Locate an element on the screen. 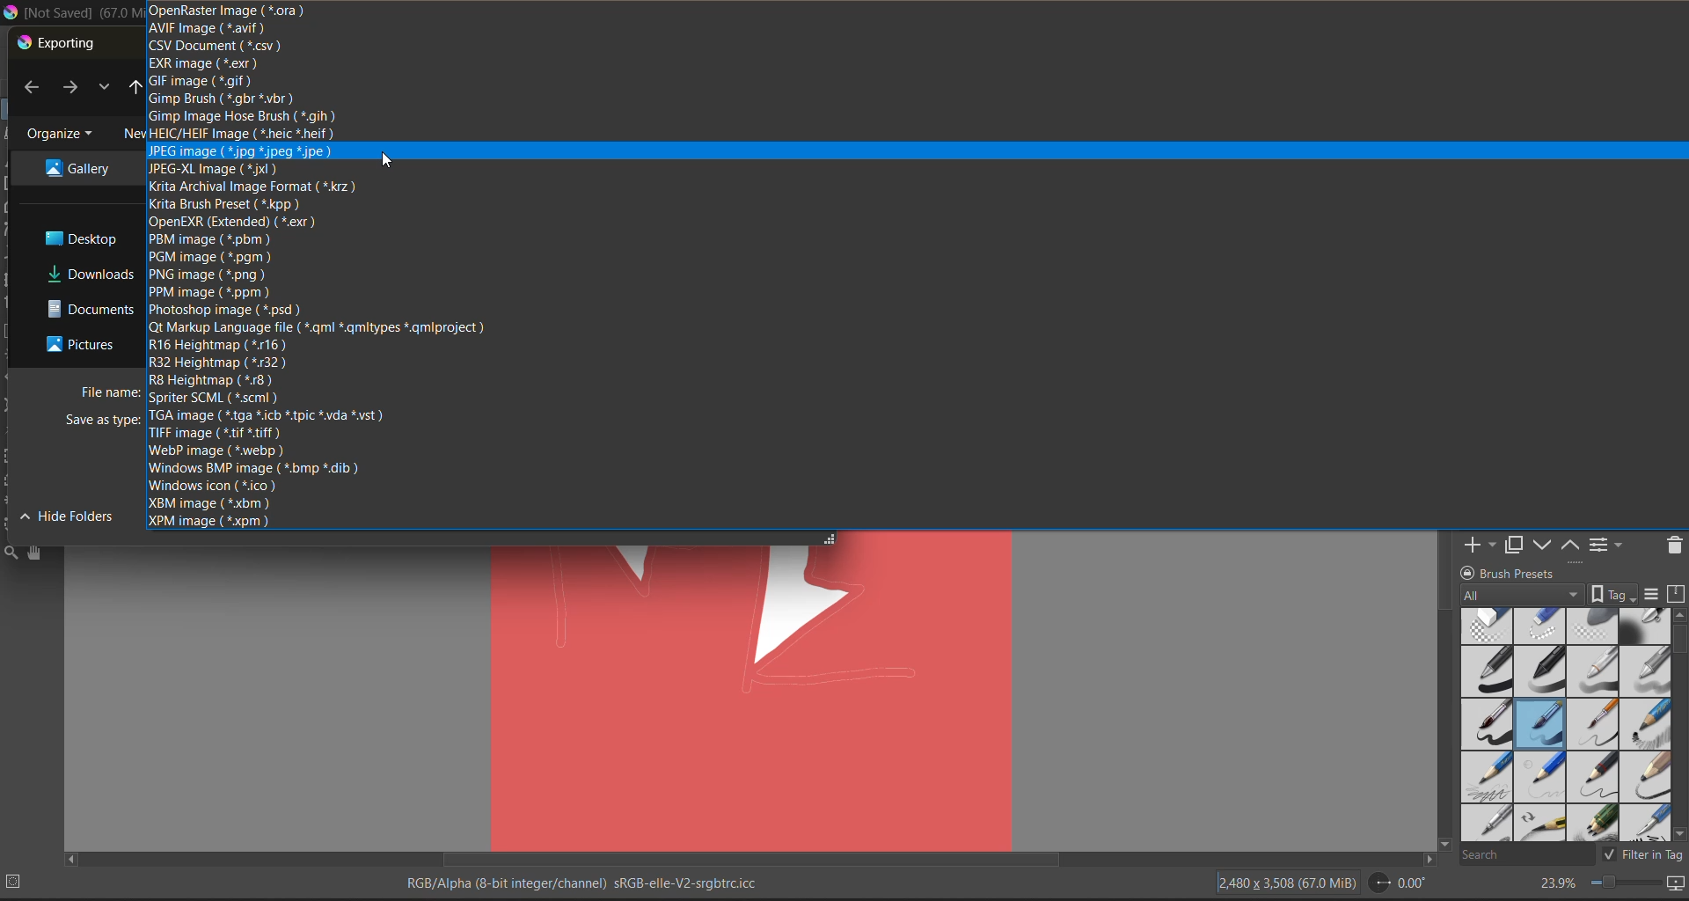 This screenshot has width=1689, height=901. file name is located at coordinates (107, 392).